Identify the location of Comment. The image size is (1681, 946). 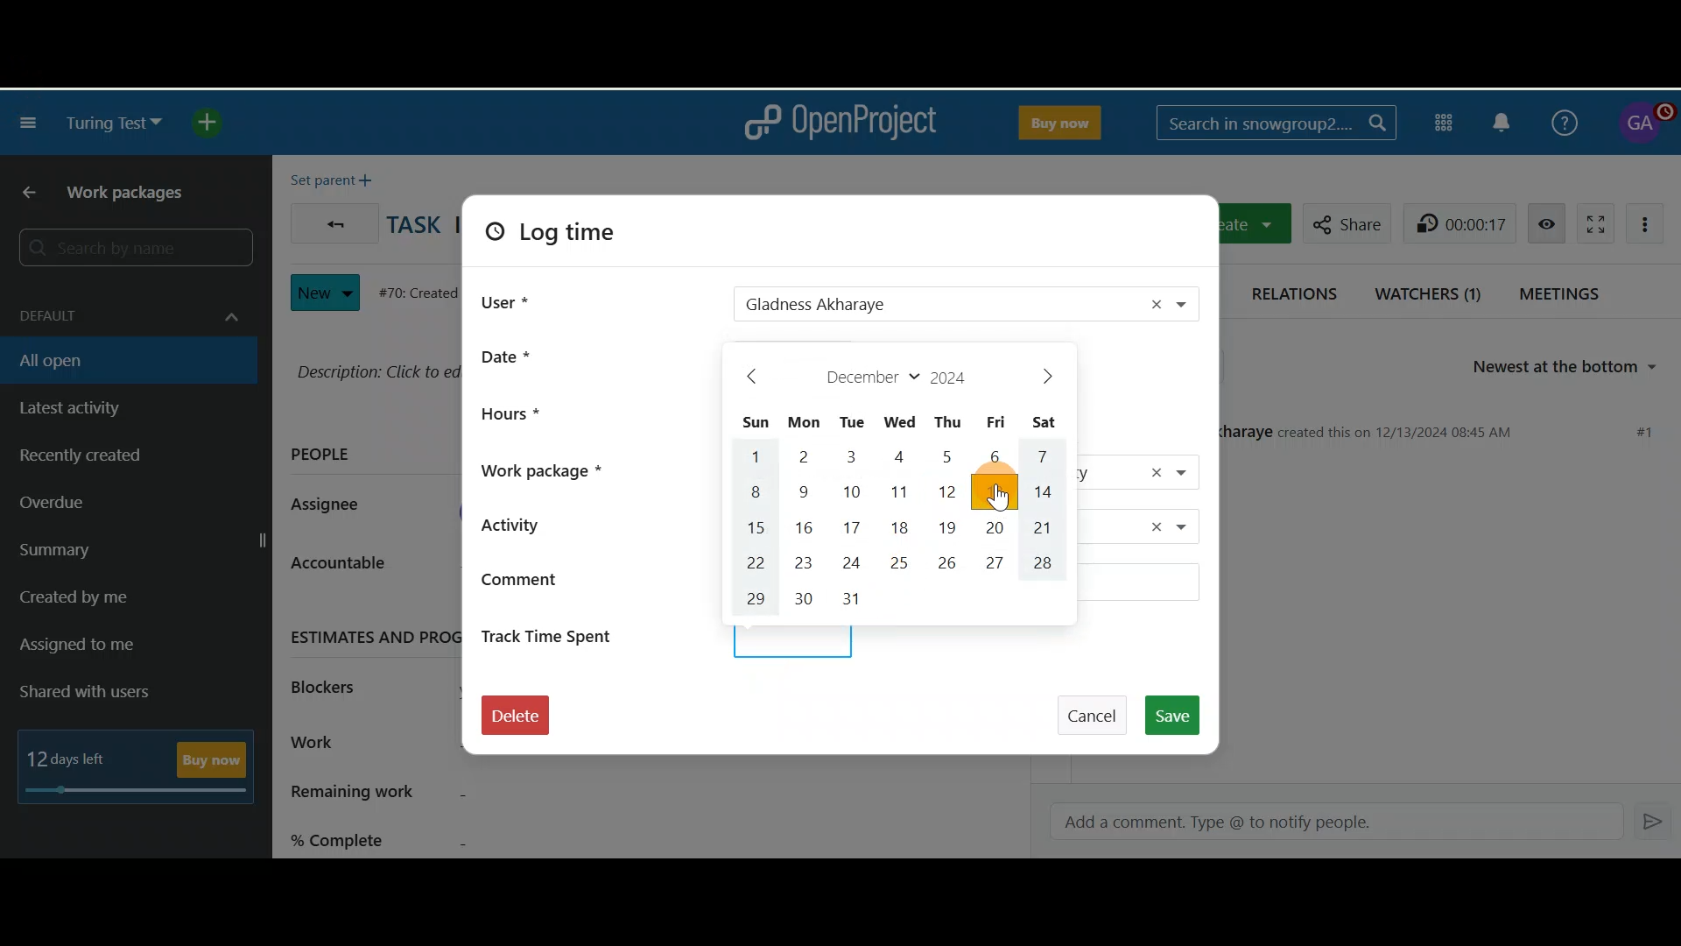
(561, 585).